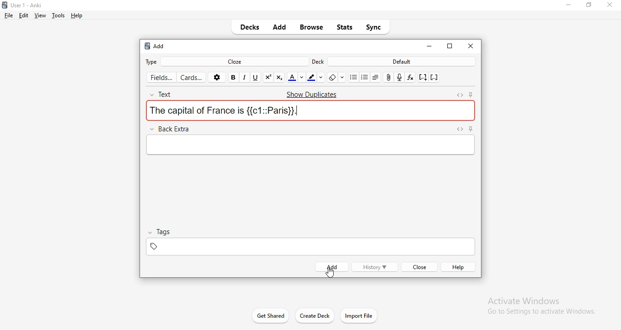 This screenshot has height=330, width=621. Describe the element at coordinates (172, 128) in the screenshot. I see `back extra` at that location.